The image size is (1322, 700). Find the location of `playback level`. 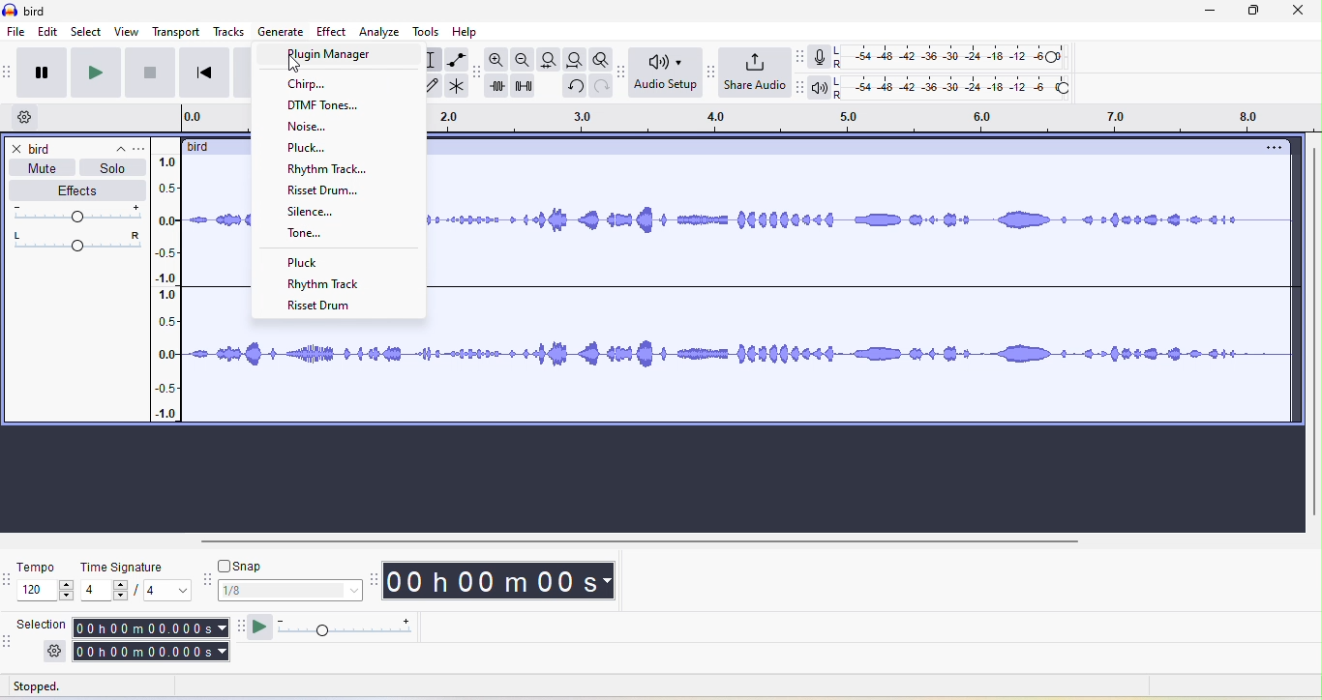

playback level is located at coordinates (959, 89).